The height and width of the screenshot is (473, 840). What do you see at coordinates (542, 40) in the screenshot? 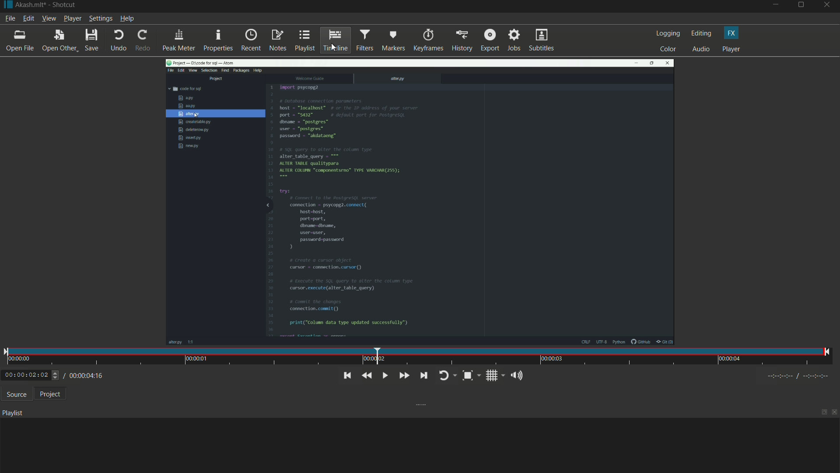
I see `subtitles` at bounding box center [542, 40].